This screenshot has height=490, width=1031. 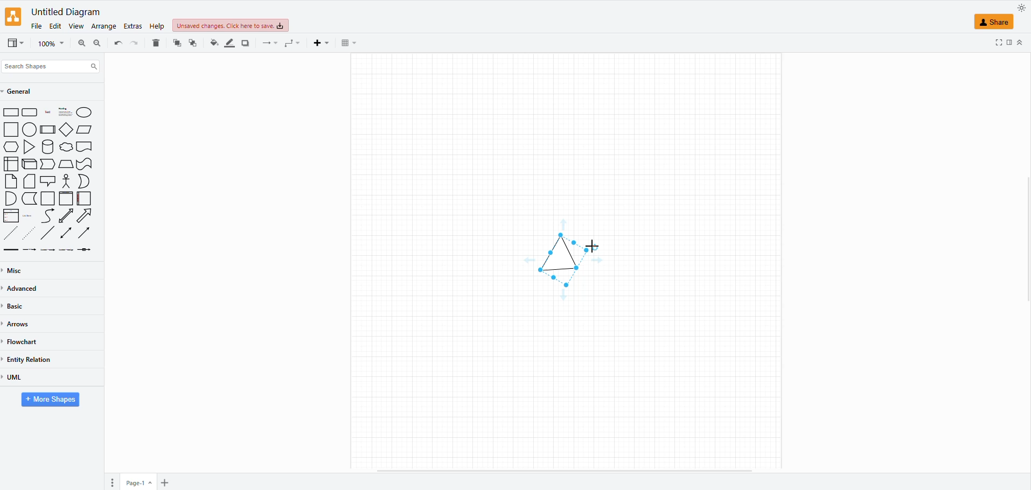 I want to click on miscellaneous, so click(x=18, y=269).